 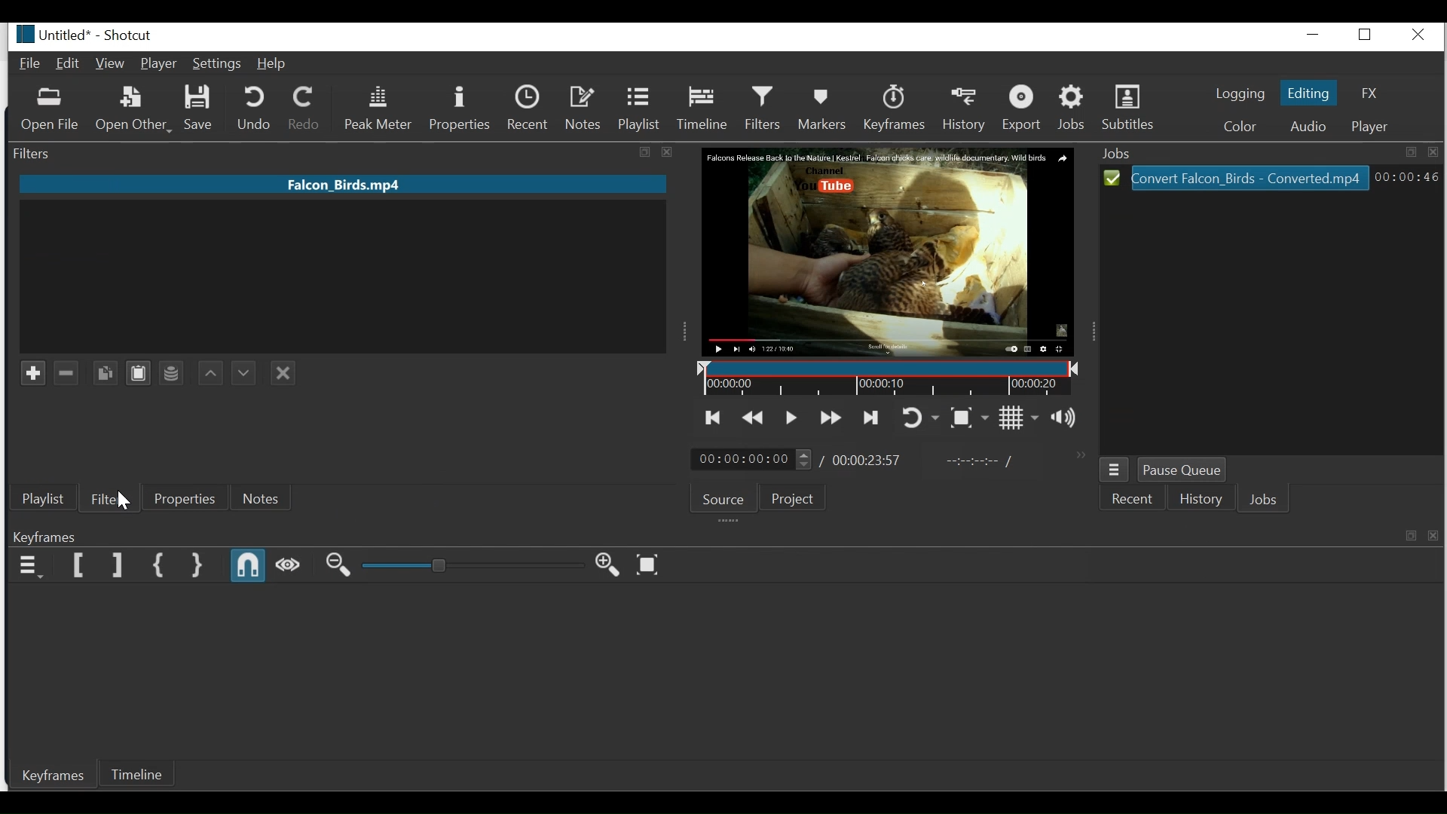 What do you see at coordinates (824, 106) in the screenshot?
I see `Markers` at bounding box center [824, 106].